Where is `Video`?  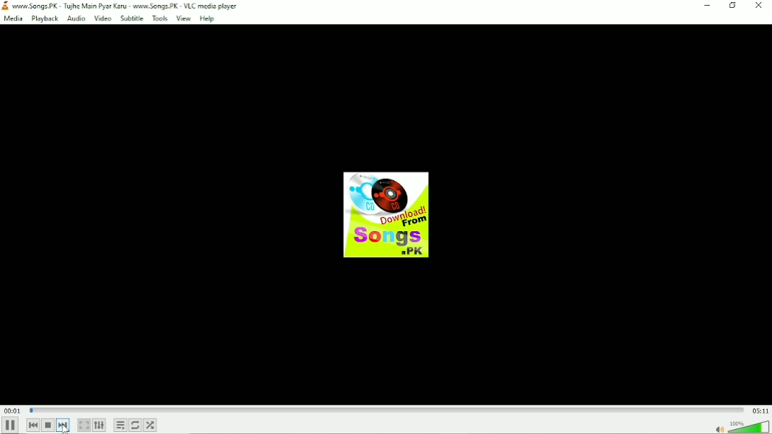
Video is located at coordinates (102, 18).